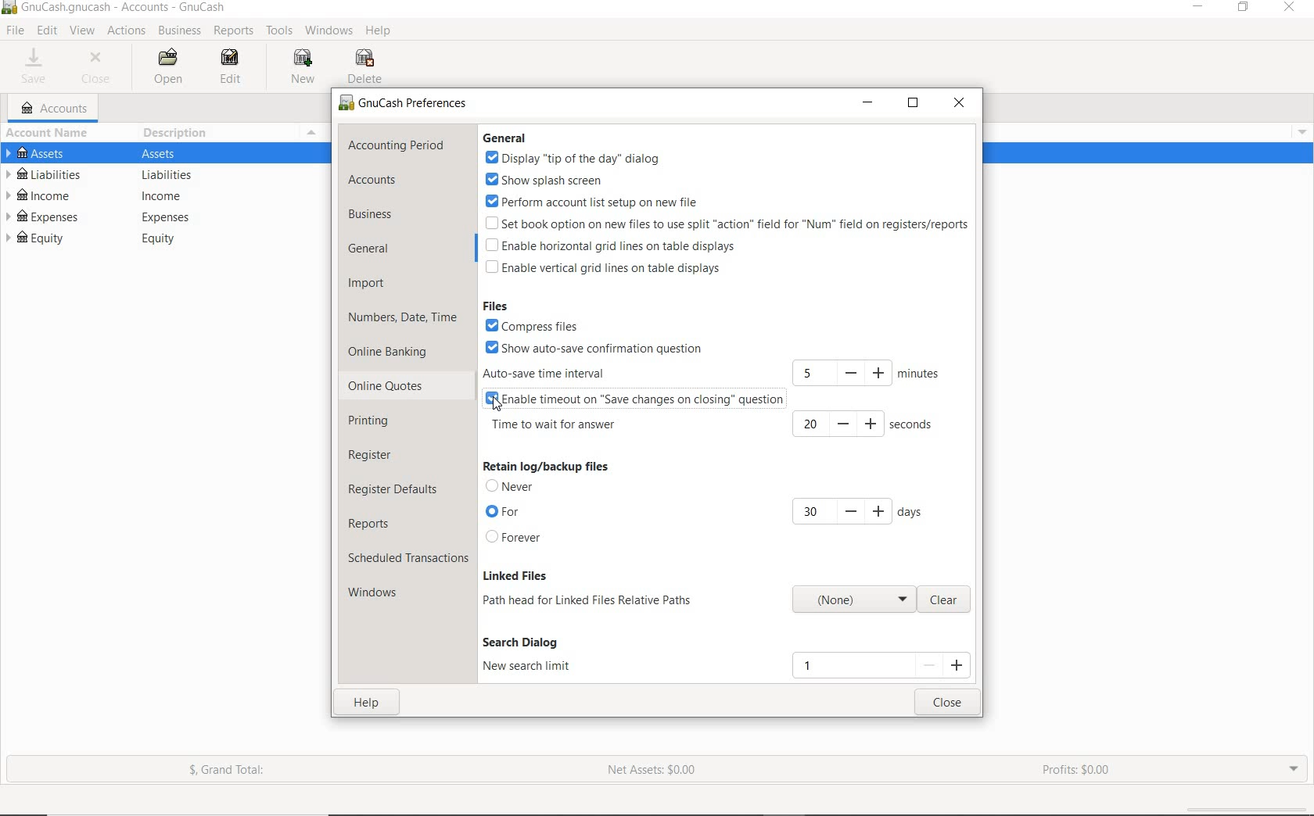  What do you see at coordinates (158, 174) in the screenshot?
I see `LIABILITIES` at bounding box center [158, 174].